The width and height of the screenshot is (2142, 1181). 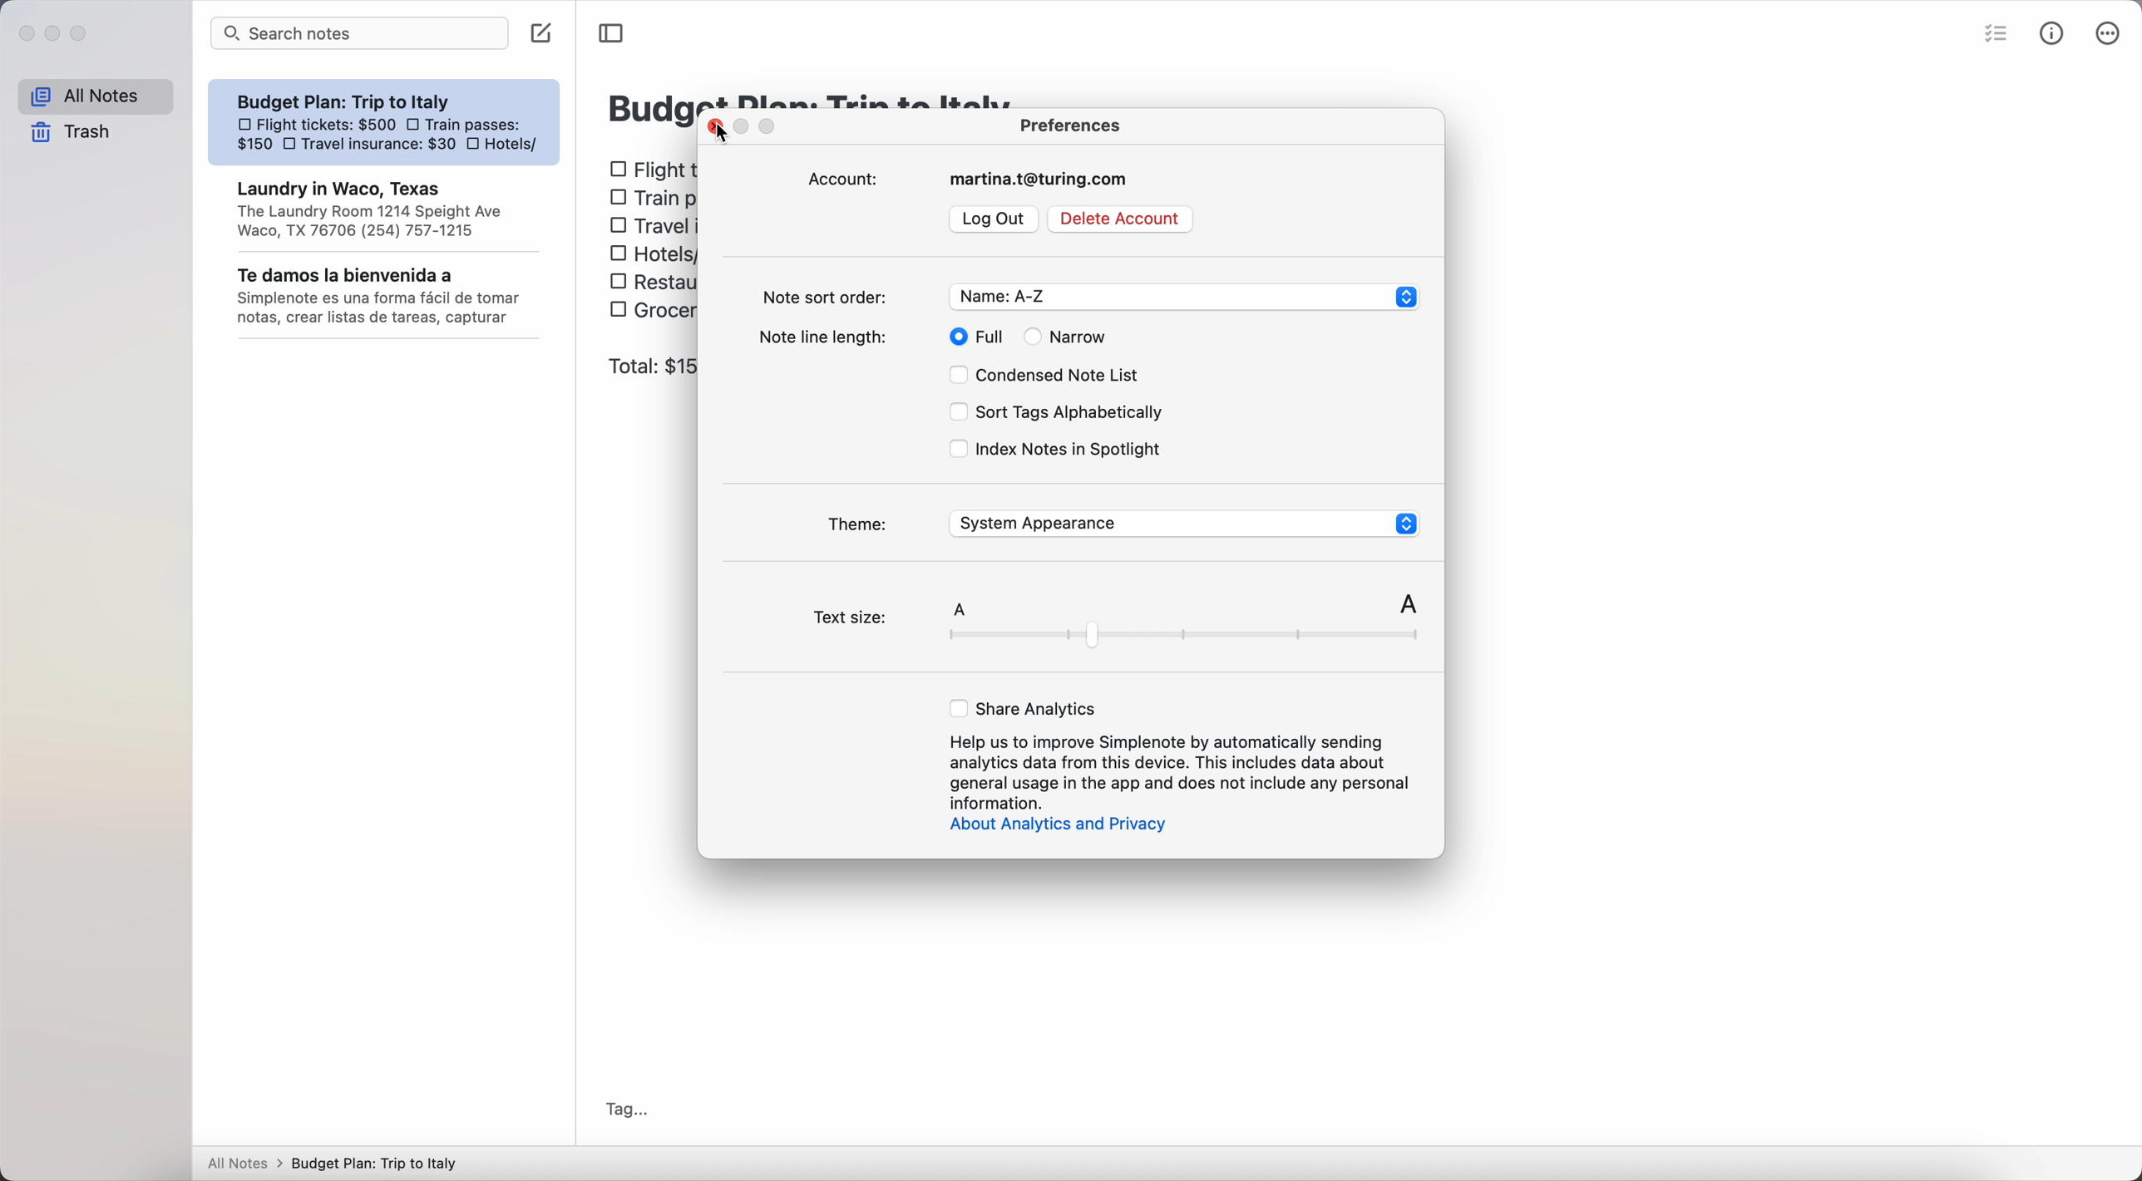 I want to click on Budget Plan: Trip to Italy note, so click(x=386, y=209).